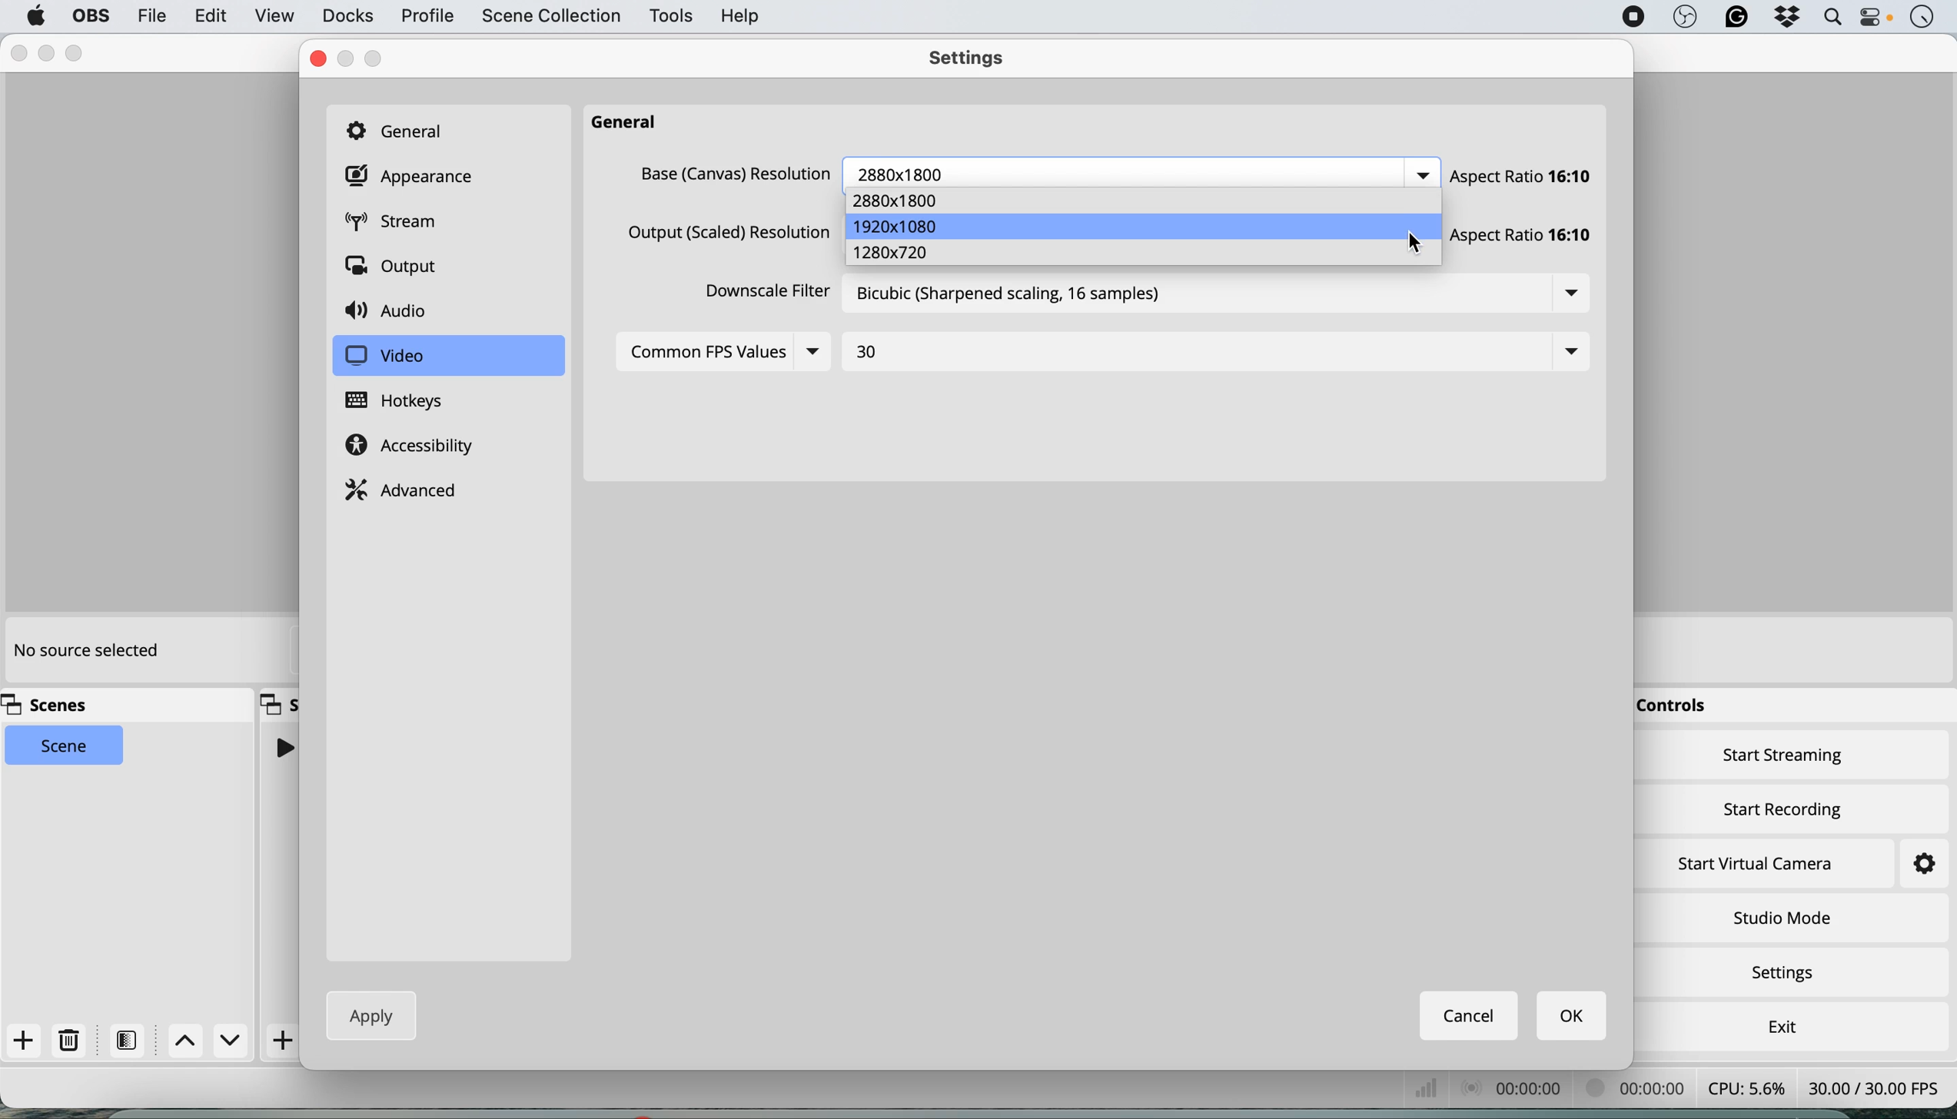  Describe the element at coordinates (151, 15) in the screenshot. I see `file` at that location.